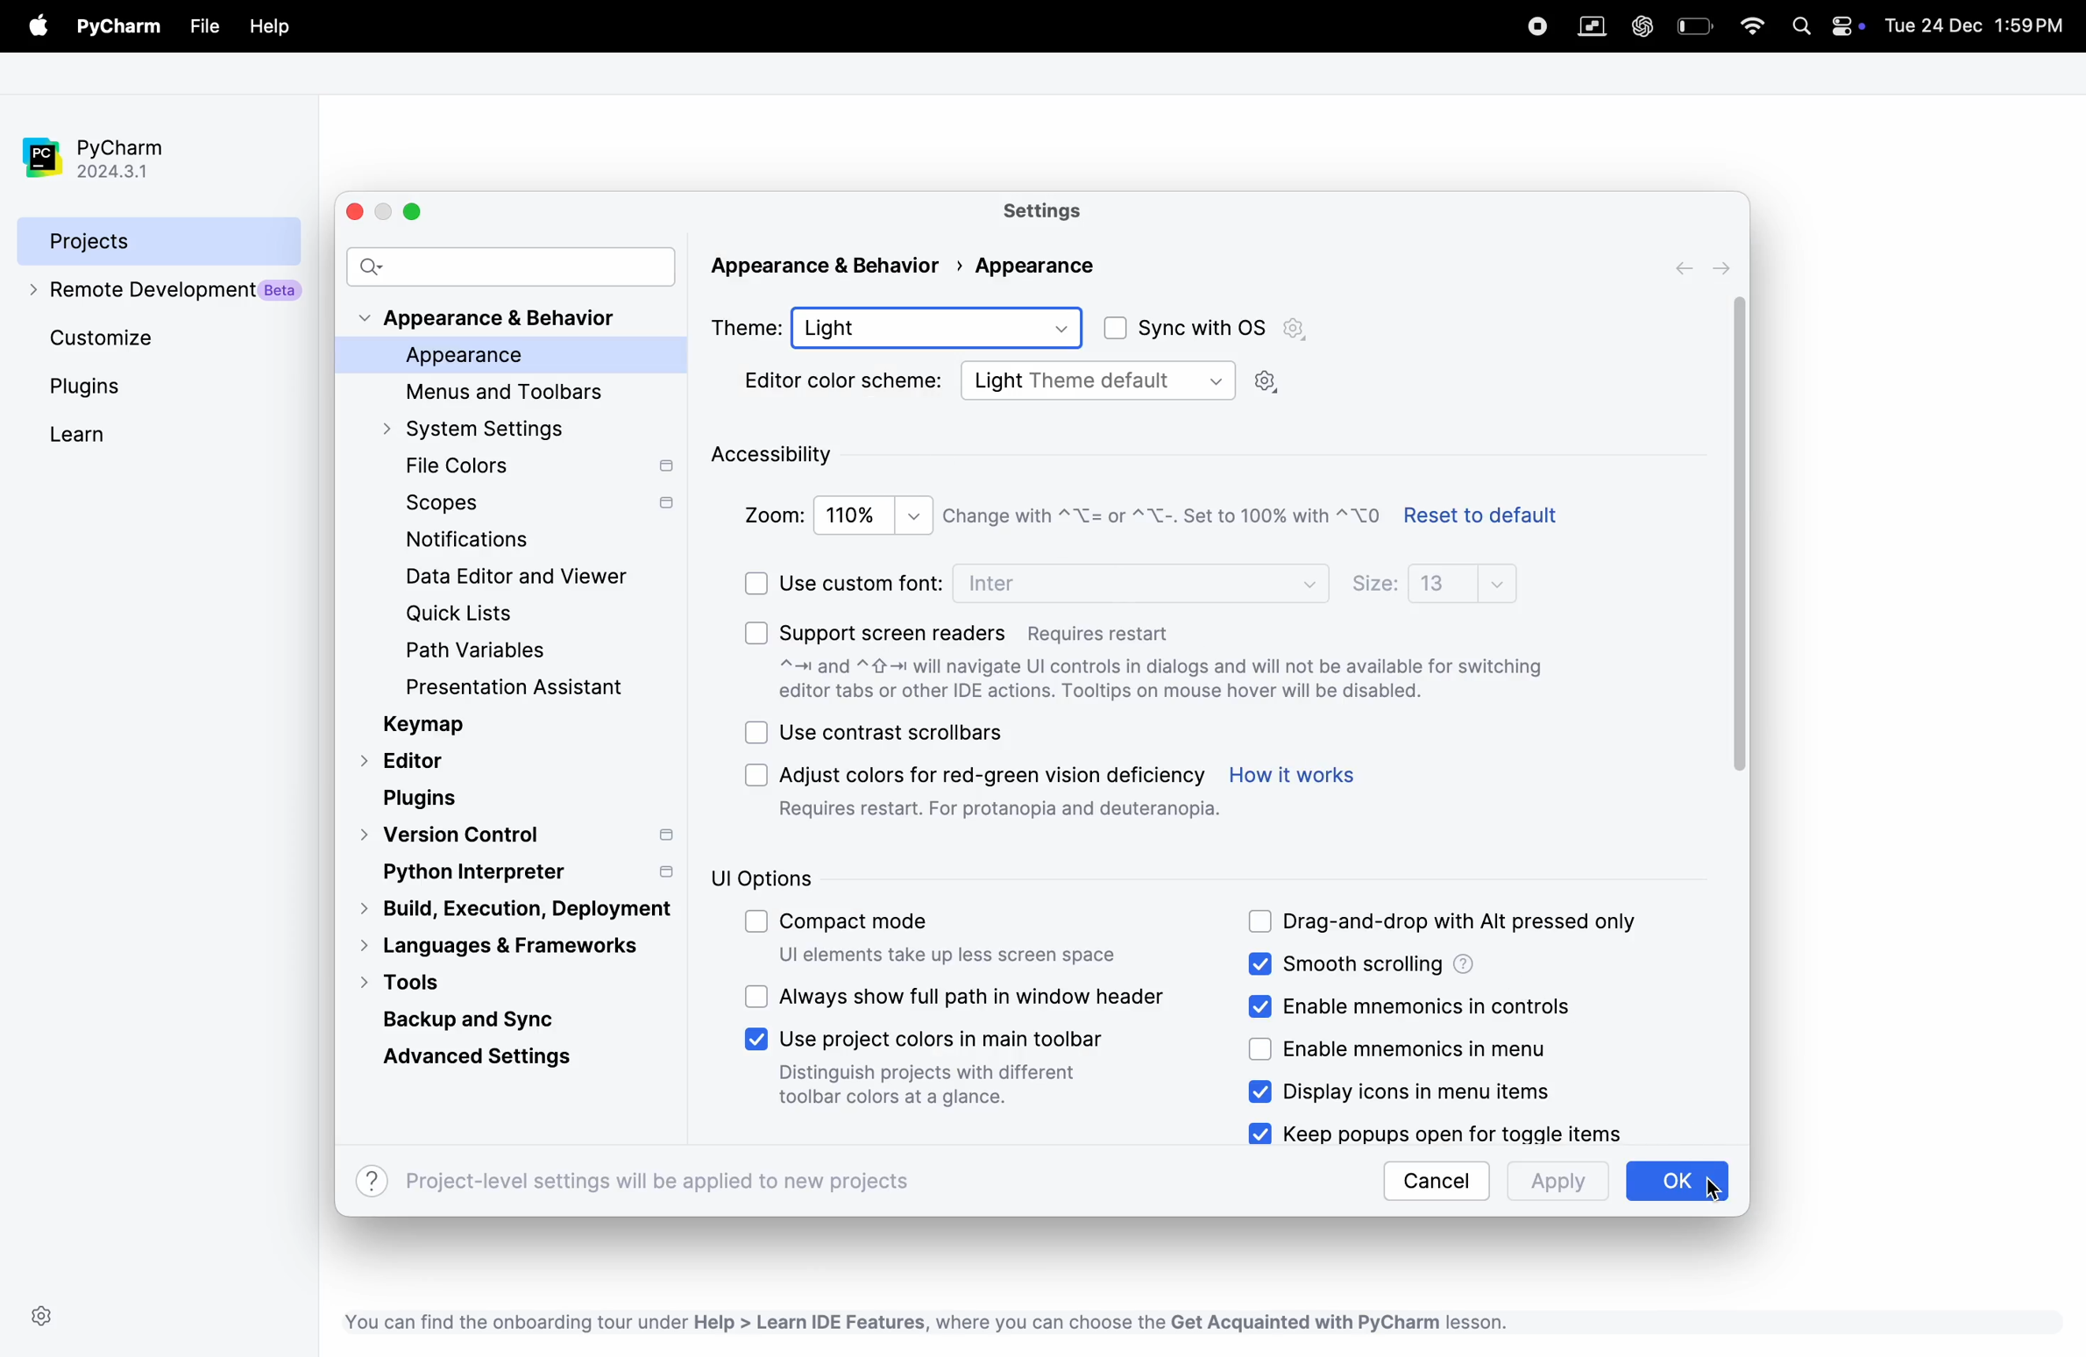  Describe the element at coordinates (505, 321) in the screenshot. I see `appearance & Behavior` at that location.